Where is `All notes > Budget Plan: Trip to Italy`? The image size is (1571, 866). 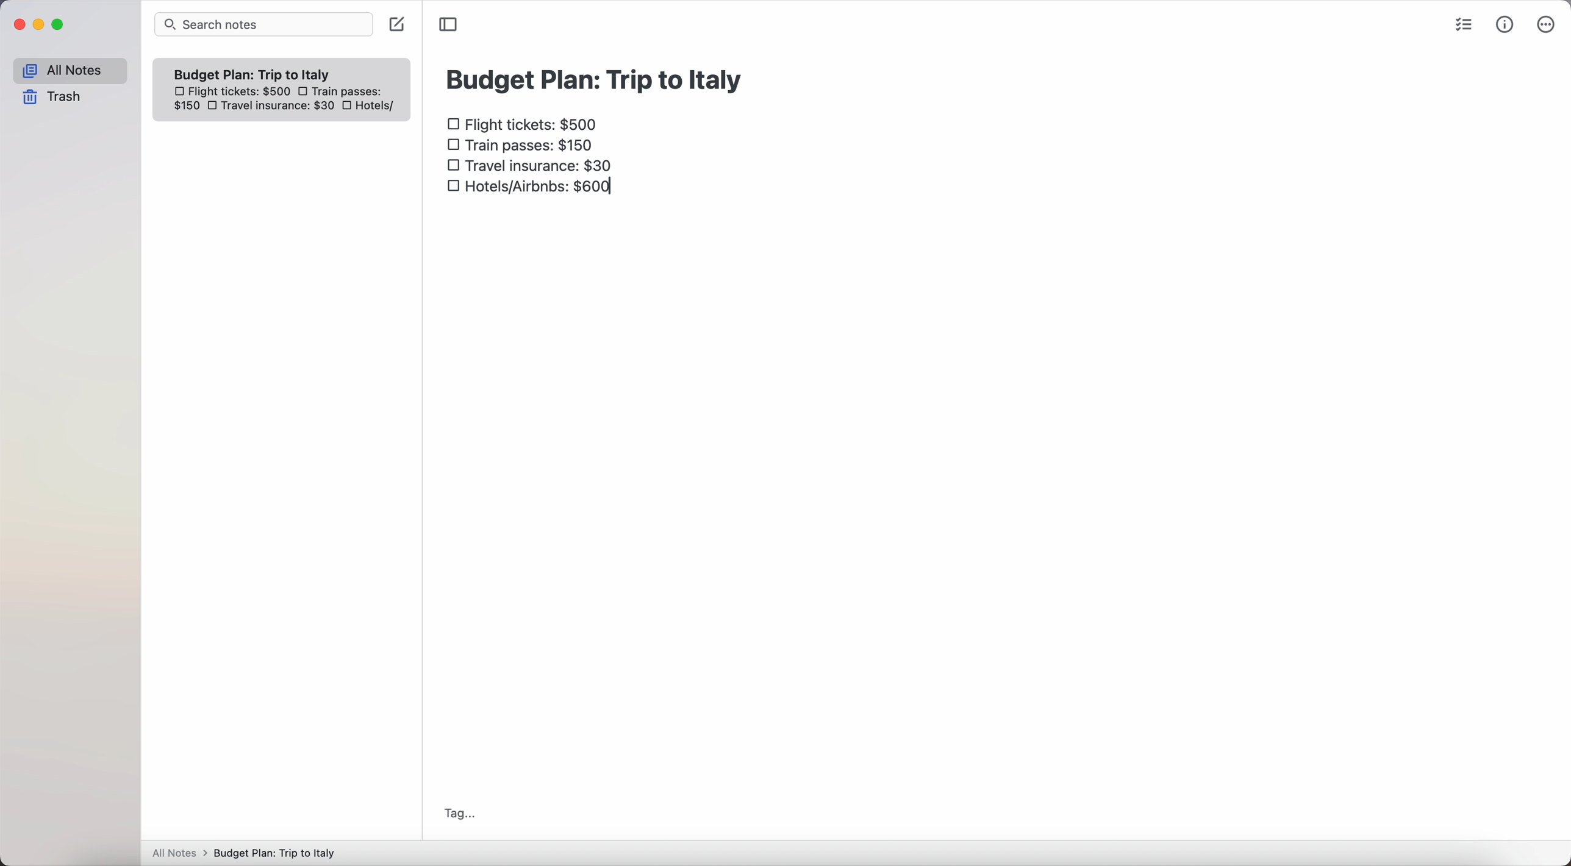
All notes > Budget Plan: Trip to Italy is located at coordinates (249, 853).